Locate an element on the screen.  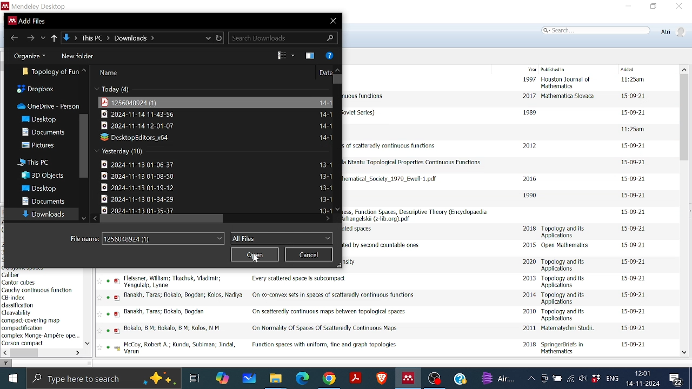
File is located at coordinates (325, 137).